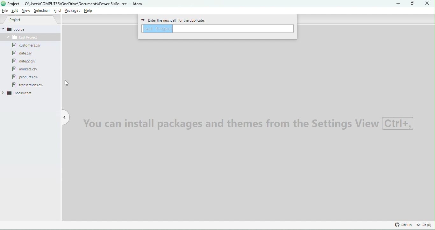 The width and height of the screenshot is (435, 230). I want to click on logo, so click(4, 4).